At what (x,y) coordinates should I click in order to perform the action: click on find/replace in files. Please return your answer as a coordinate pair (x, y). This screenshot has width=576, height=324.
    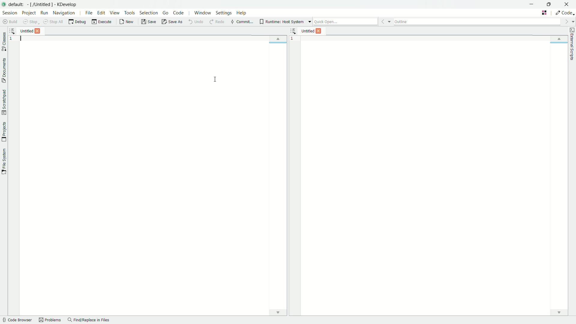
    Looking at the image, I should click on (88, 320).